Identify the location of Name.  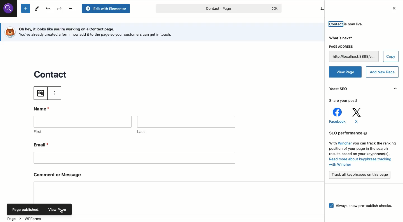
(43, 108).